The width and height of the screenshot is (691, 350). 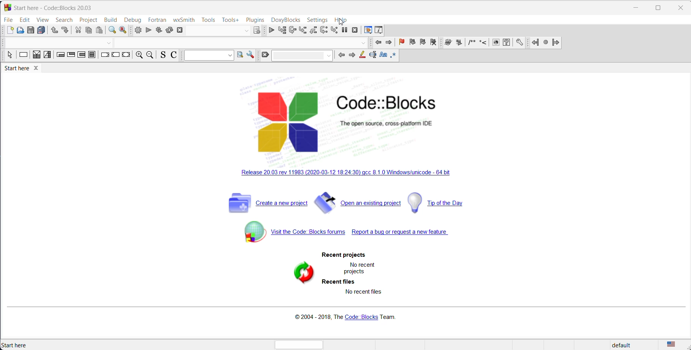 I want to click on decision , so click(x=36, y=55).